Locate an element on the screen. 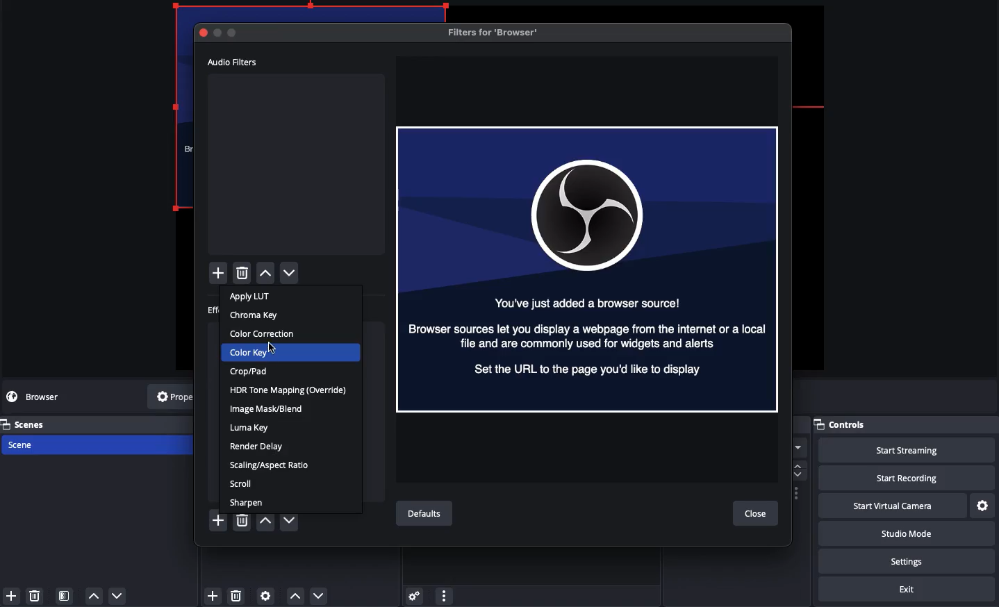  Move up is located at coordinates (295, 597).